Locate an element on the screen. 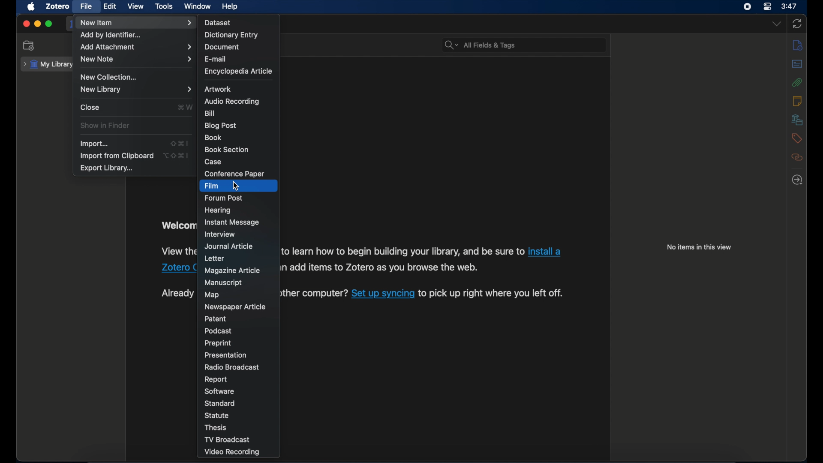 The width and height of the screenshot is (823, 463). letter is located at coordinates (216, 259).